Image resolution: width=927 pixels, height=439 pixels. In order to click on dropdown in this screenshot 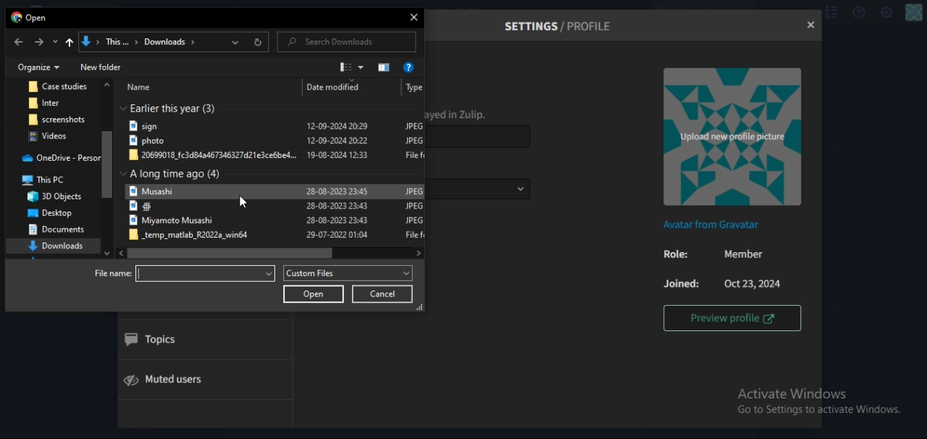, I will do `click(520, 189)`.